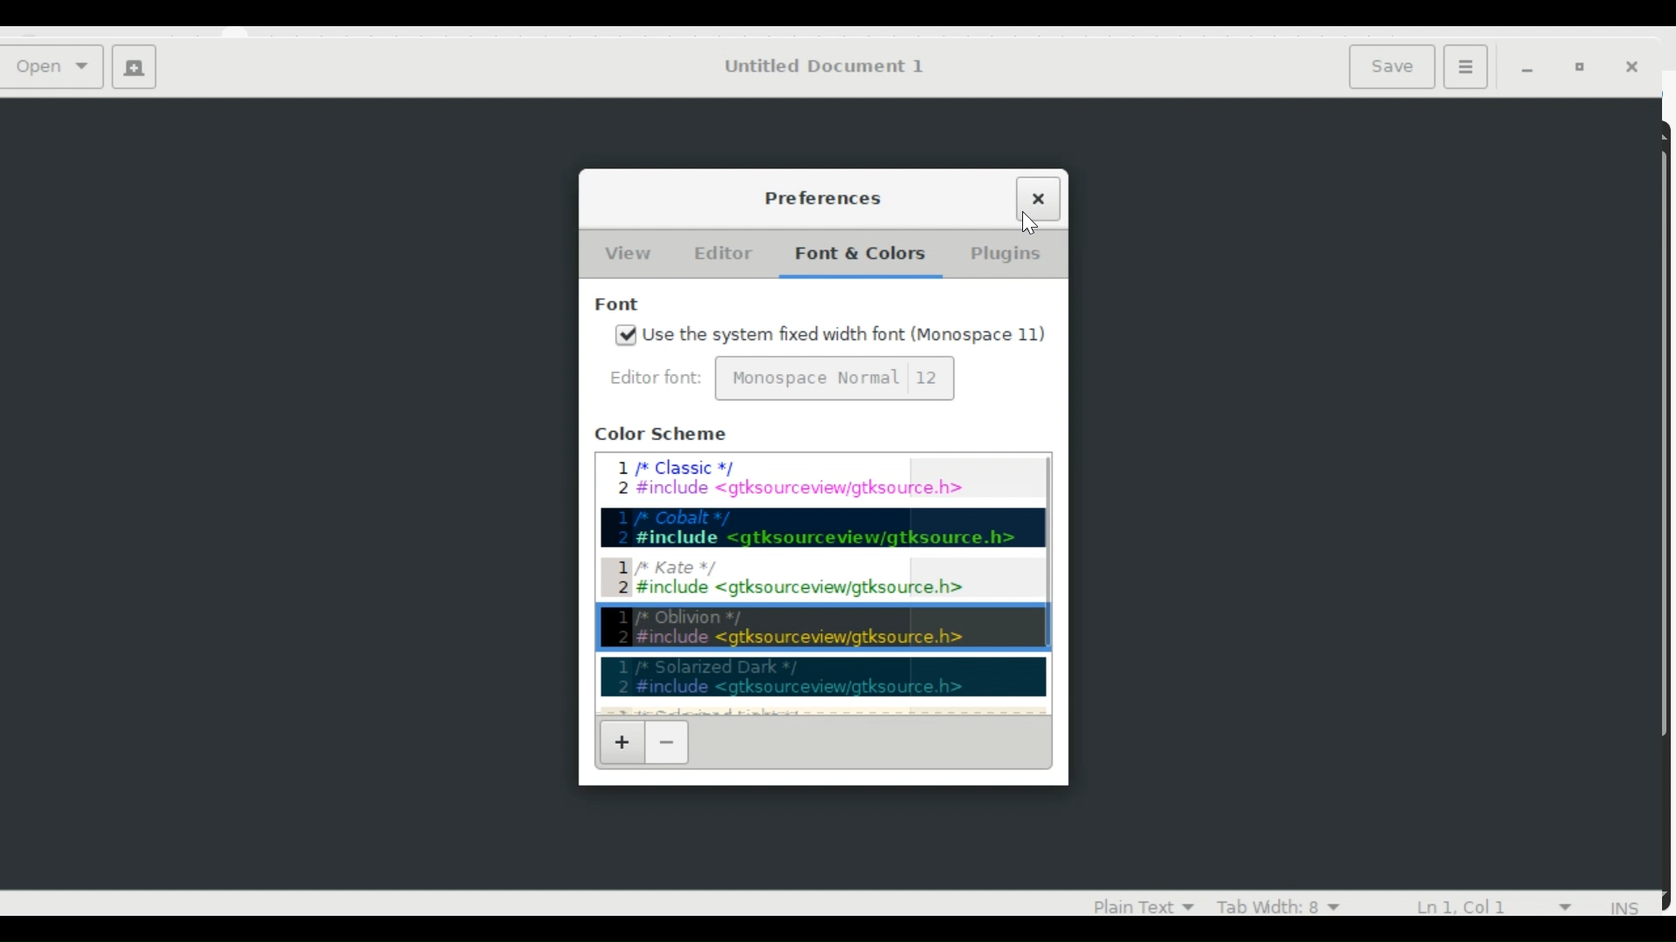 The image size is (1676, 942). I want to click on Application menu, so click(1465, 65).